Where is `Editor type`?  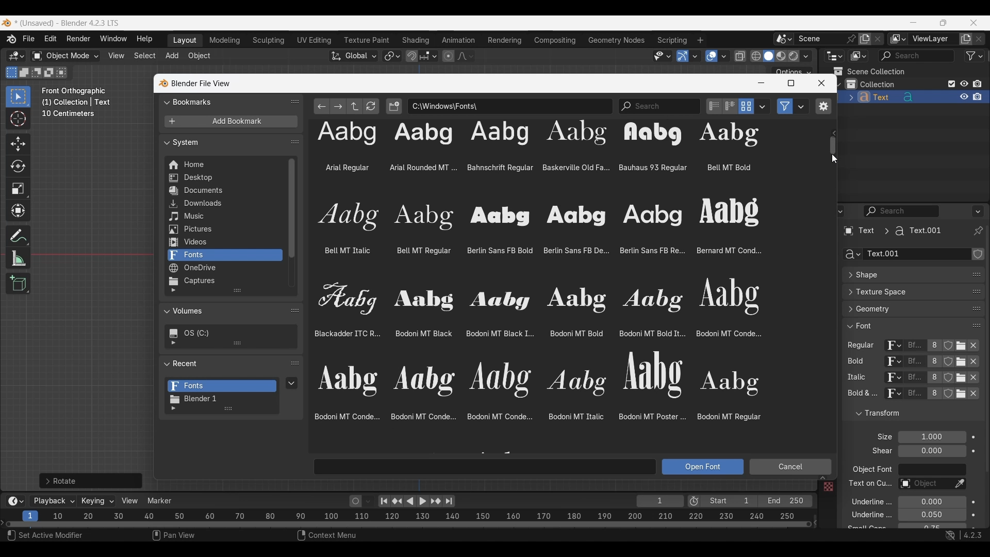
Editor type is located at coordinates (834, 211).